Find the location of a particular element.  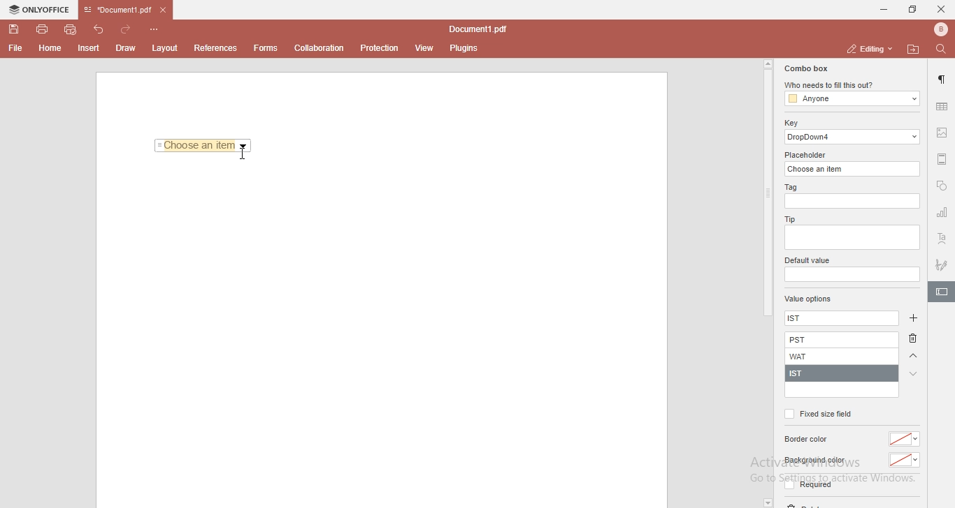

margin is located at coordinates (942, 158).